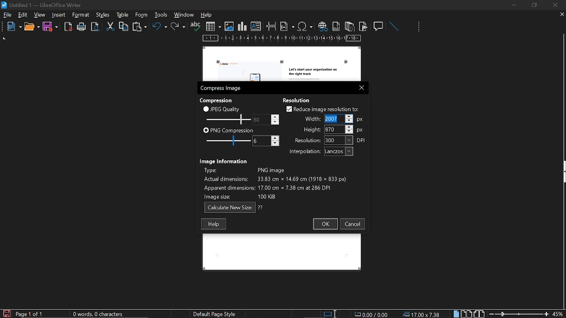 The height and width of the screenshot is (318, 566). I want to click on insert chart, so click(242, 26).